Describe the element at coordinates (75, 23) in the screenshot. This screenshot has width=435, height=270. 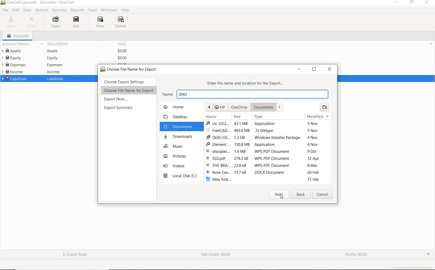
I see `EDIT` at that location.